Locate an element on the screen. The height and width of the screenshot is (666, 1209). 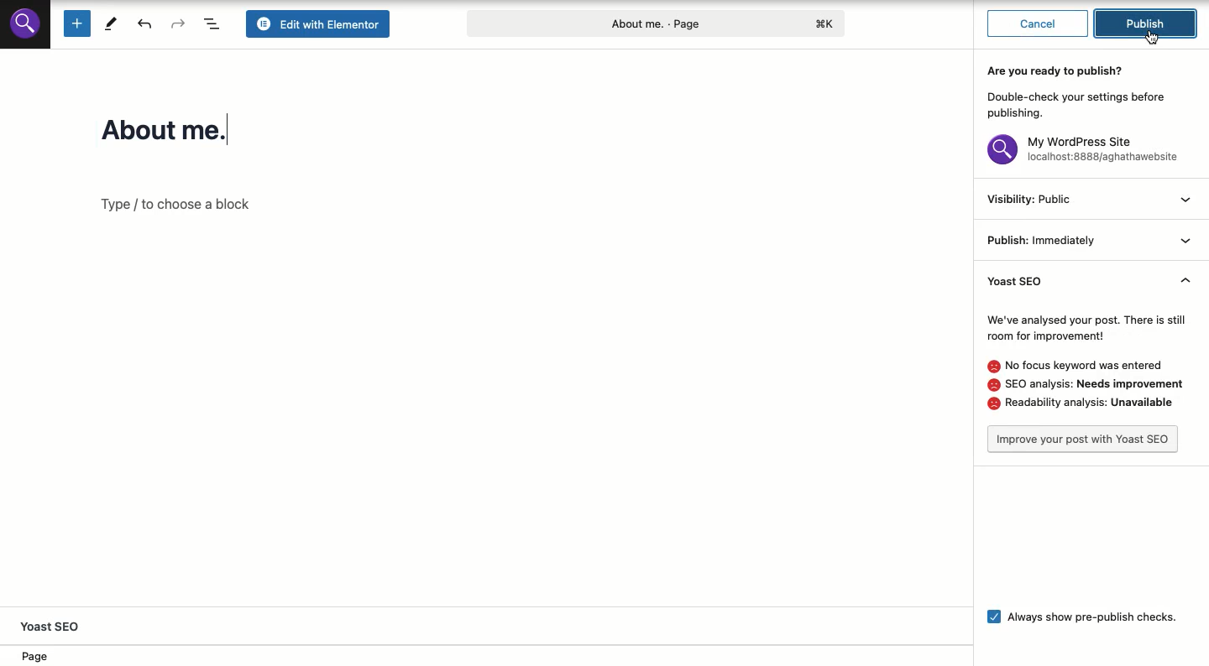
Are you ready to publish?
Double-check your settings before
publishing. is located at coordinates (1082, 91).